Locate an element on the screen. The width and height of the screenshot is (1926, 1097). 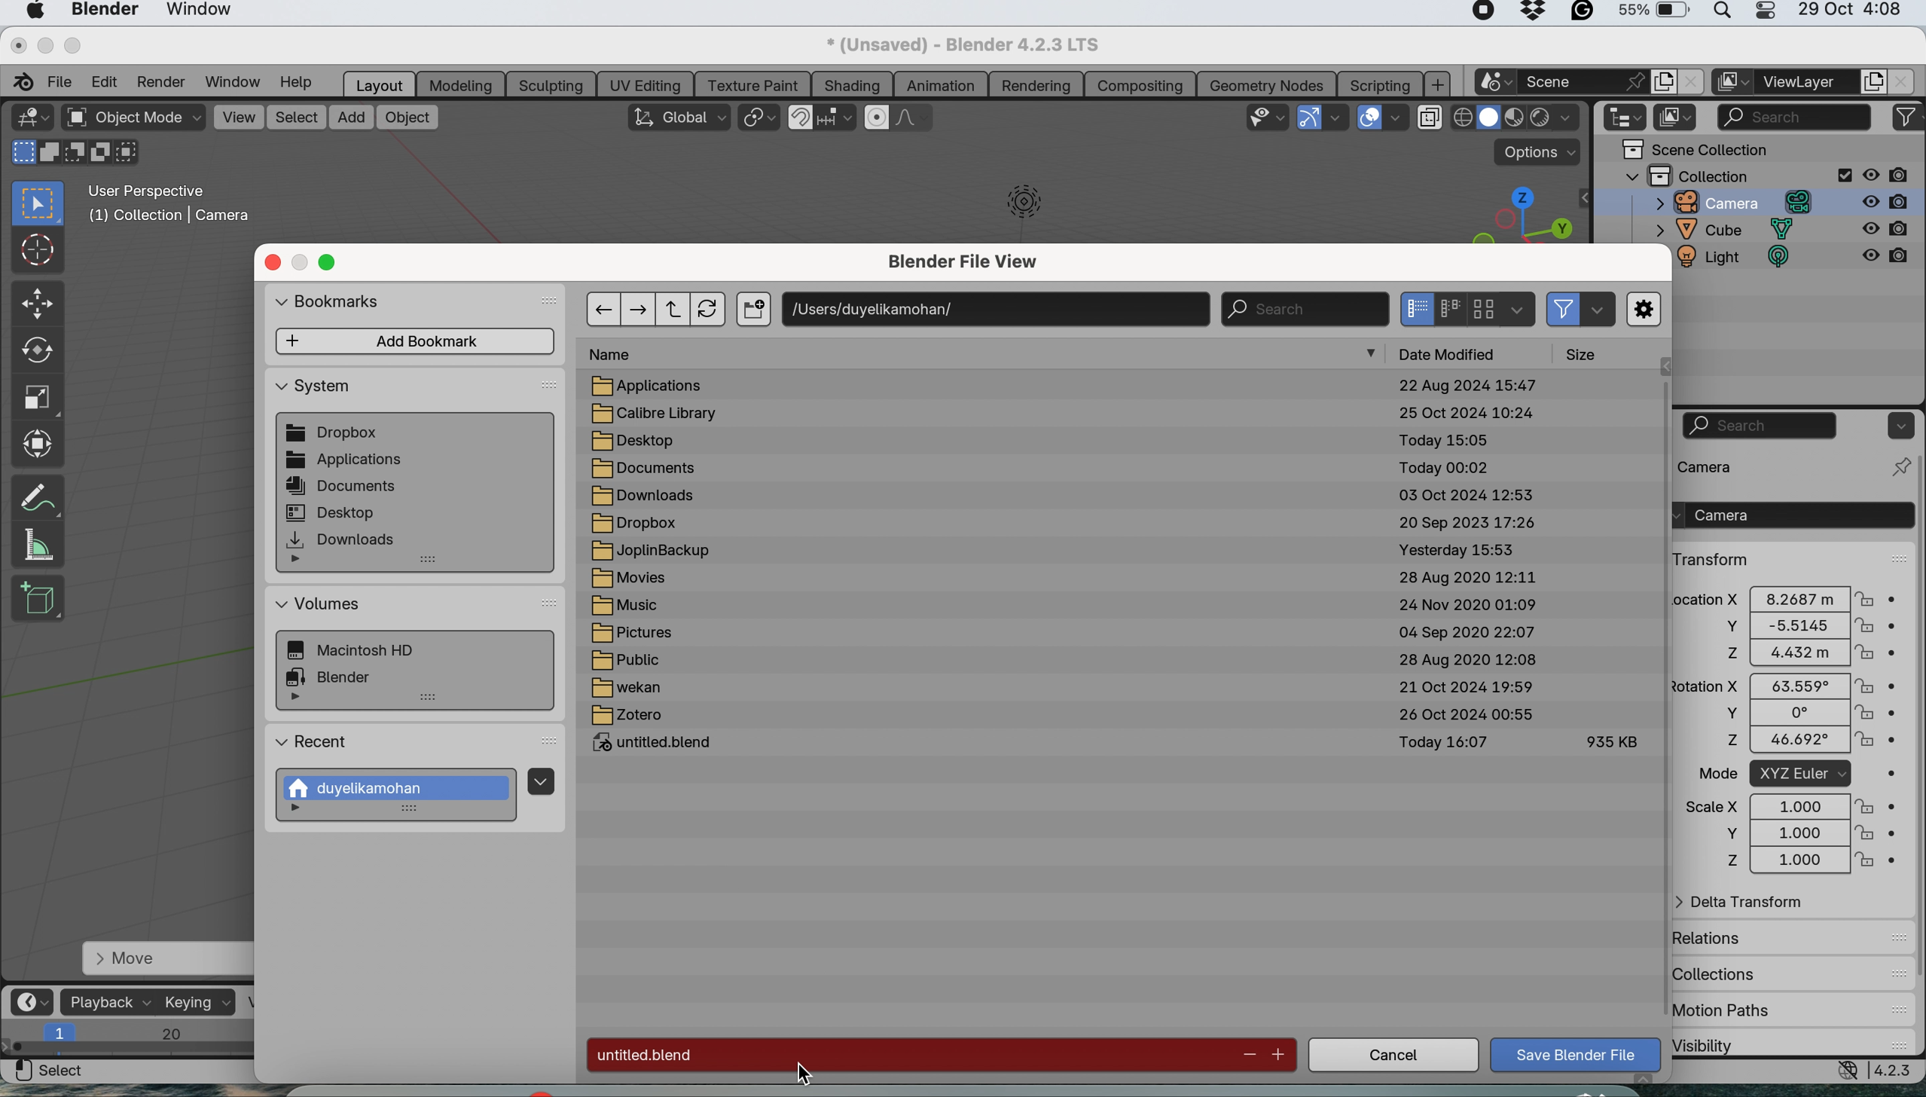
delta transform is located at coordinates (1750, 903).